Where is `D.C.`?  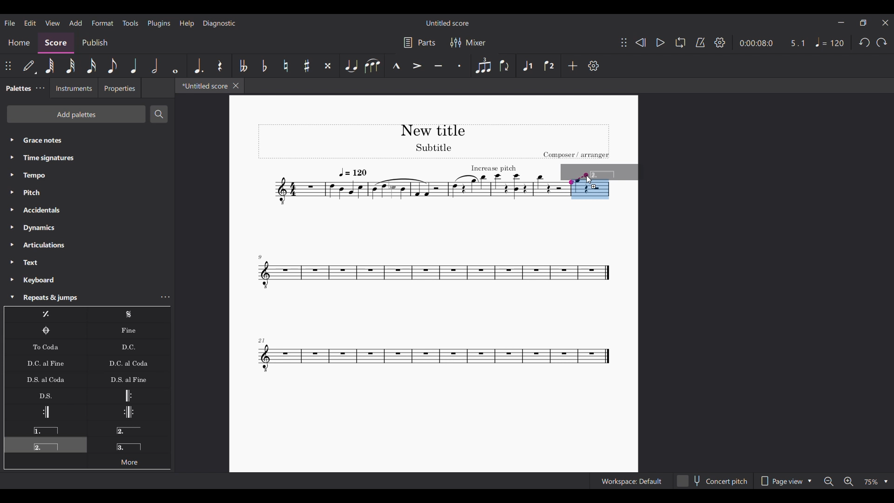
D.C. is located at coordinates (129, 347).